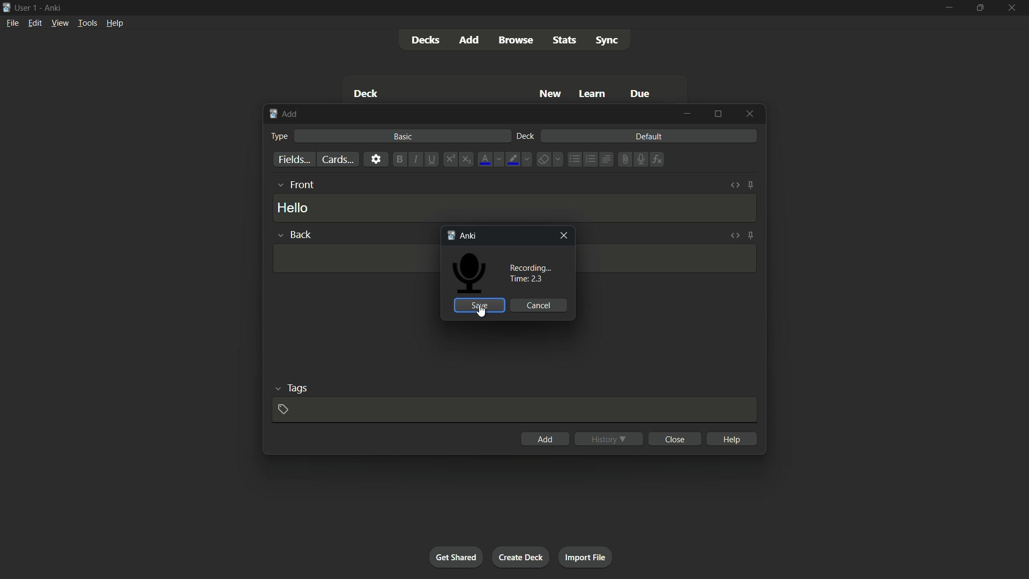 The width and height of the screenshot is (1029, 579). Describe the element at coordinates (550, 160) in the screenshot. I see `remove formatting` at that location.